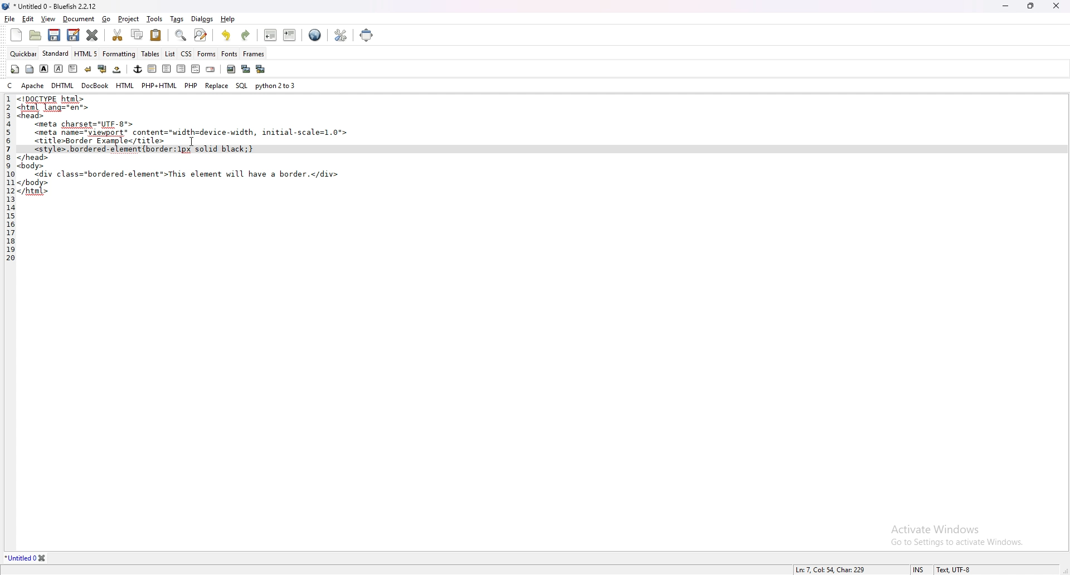 The width and height of the screenshot is (1070, 575). What do you see at coordinates (170, 54) in the screenshot?
I see `list` at bounding box center [170, 54].